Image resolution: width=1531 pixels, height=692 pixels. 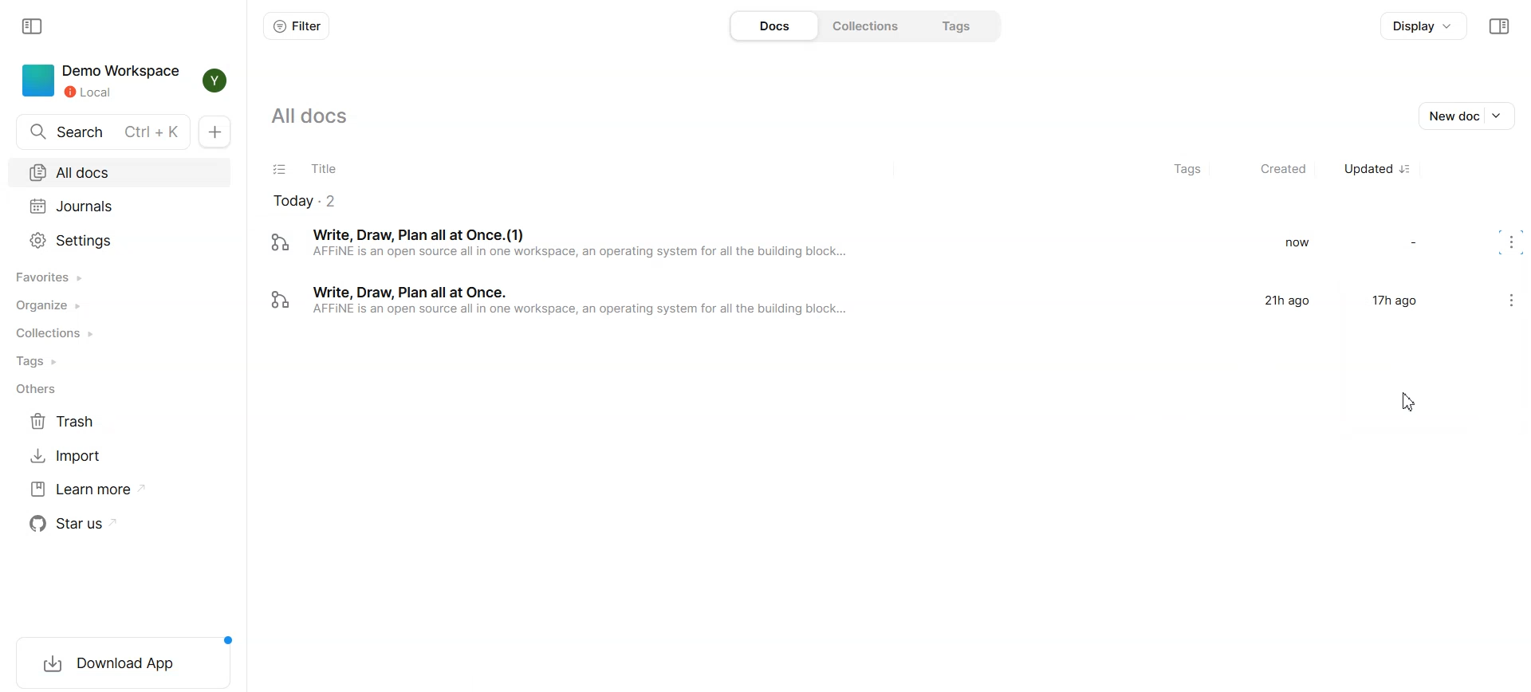 What do you see at coordinates (851, 302) in the screenshot?
I see `Write, Draw, Plan all at Once. 21h ago 17h ago
AFFINE is an open source all in one workspace, an operating system for all the building block. a9 9` at bounding box center [851, 302].